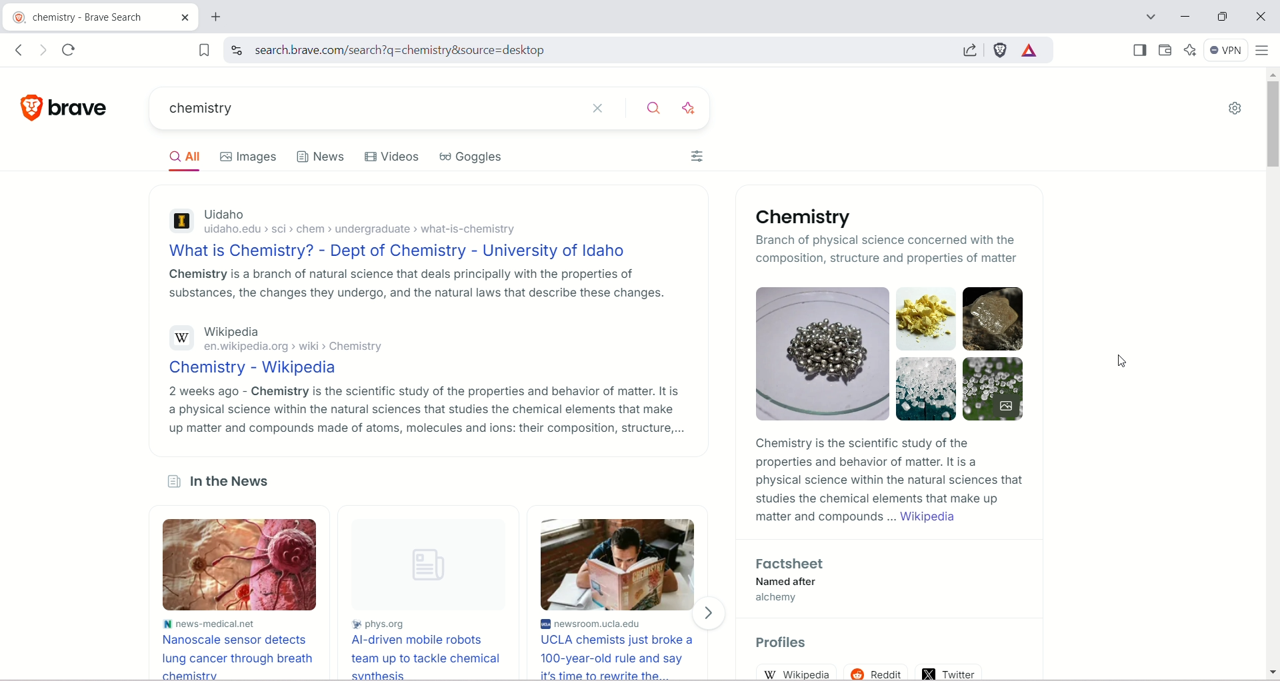 The height and width of the screenshot is (681, 1280). I want to click on What is Chemistry? - Dept of Chemistry - University of Idaho, so click(406, 249).